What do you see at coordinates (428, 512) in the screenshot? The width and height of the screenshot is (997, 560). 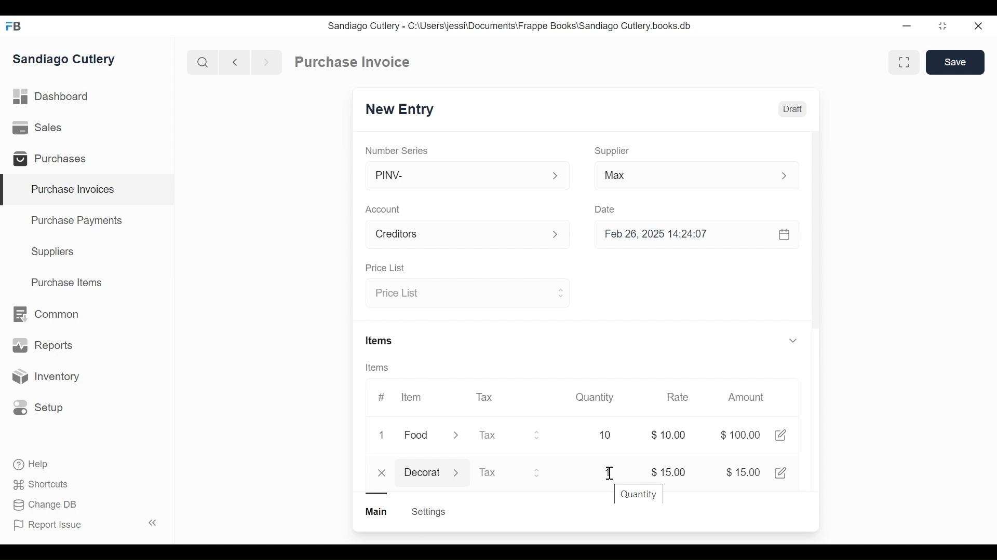 I see `Settings` at bounding box center [428, 512].